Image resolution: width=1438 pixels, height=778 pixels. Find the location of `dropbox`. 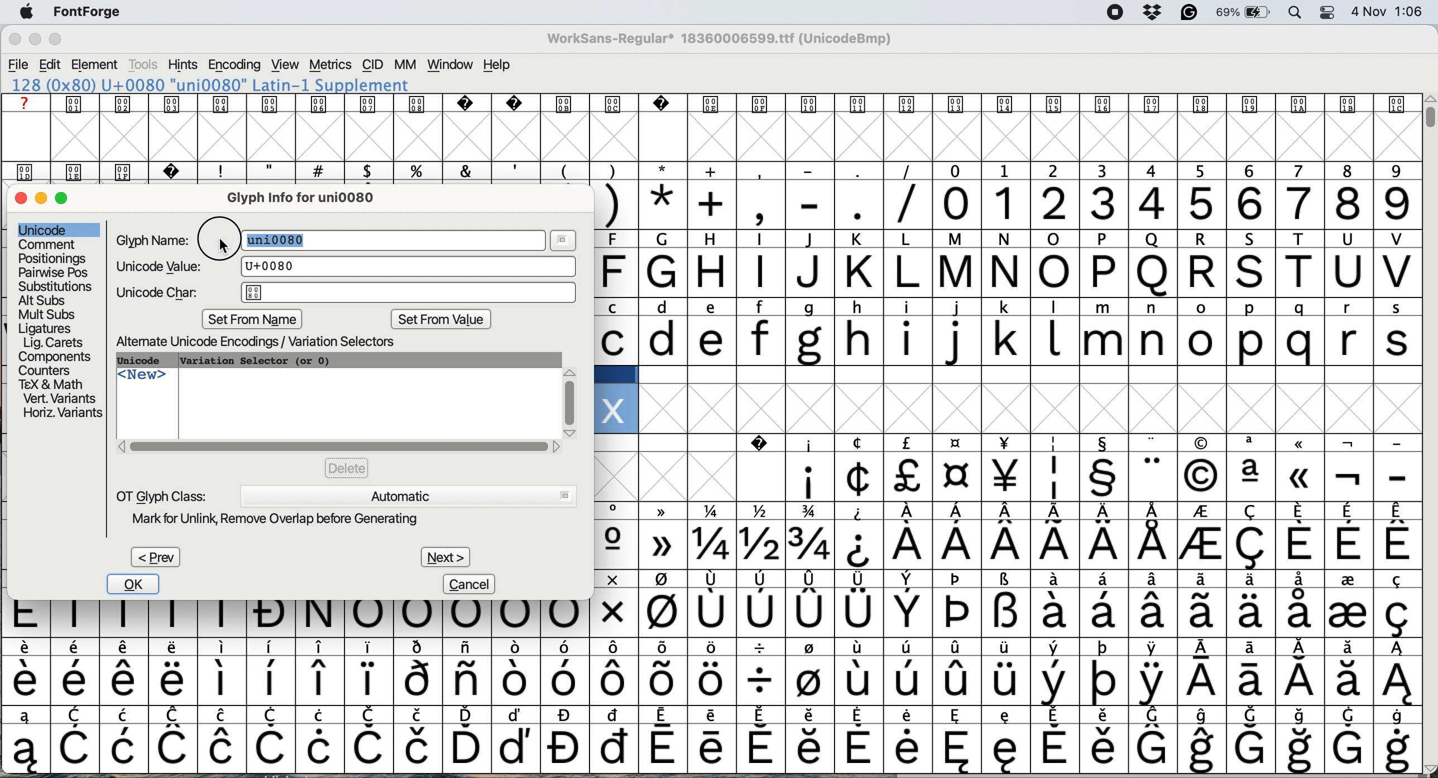

dropbox is located at coordinates (1151, 13).